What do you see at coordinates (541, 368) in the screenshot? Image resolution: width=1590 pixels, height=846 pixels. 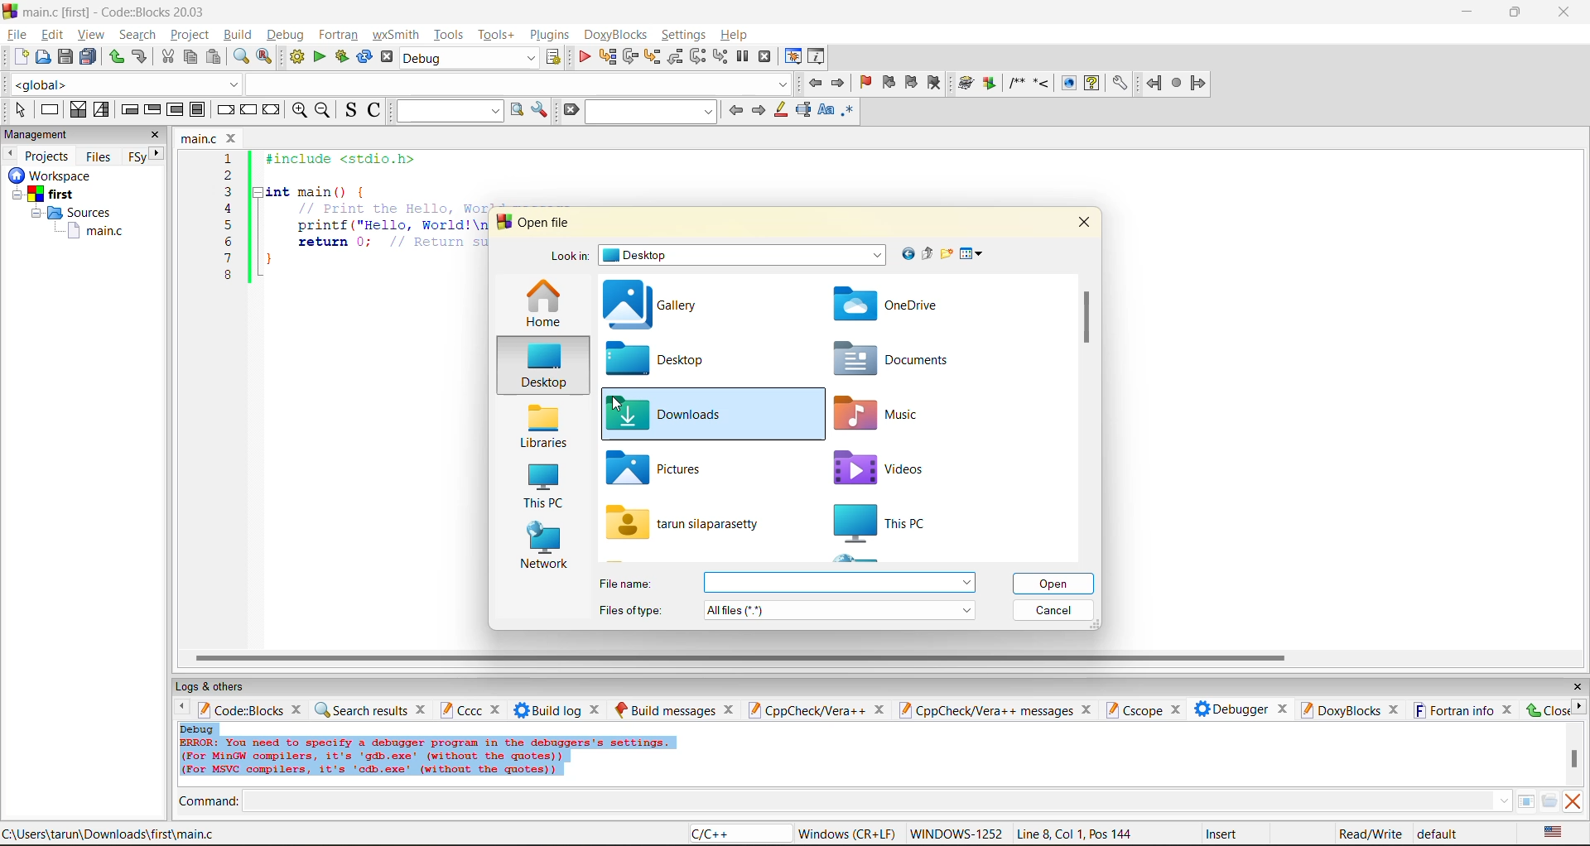 I see `desktop` at bounding box center [541, 368].